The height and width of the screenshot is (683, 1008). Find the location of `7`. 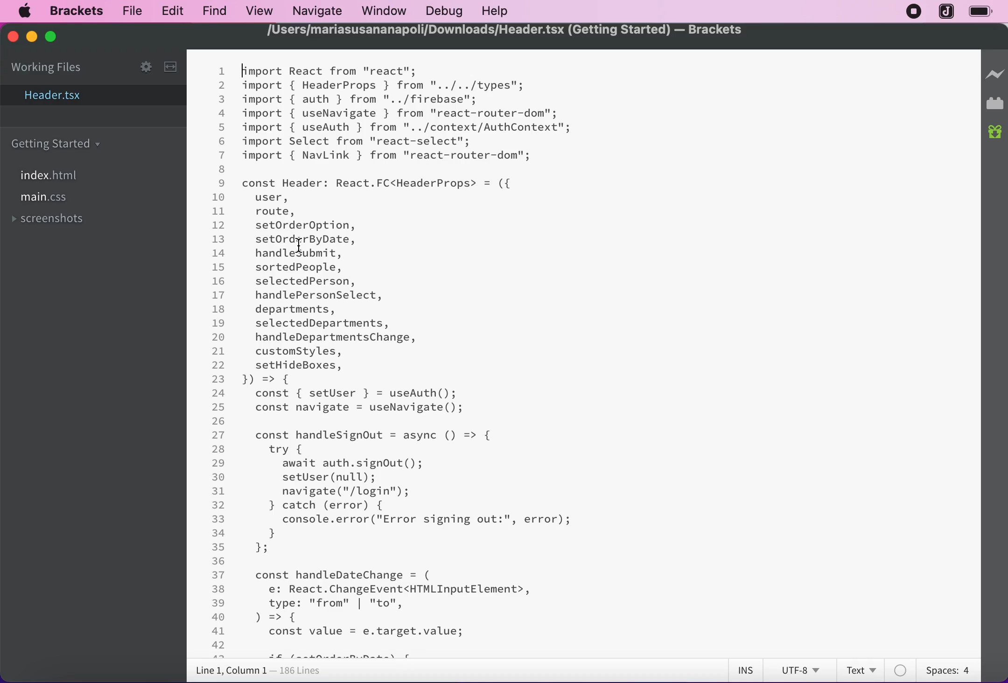

7 is located at coordinates (222, 154).